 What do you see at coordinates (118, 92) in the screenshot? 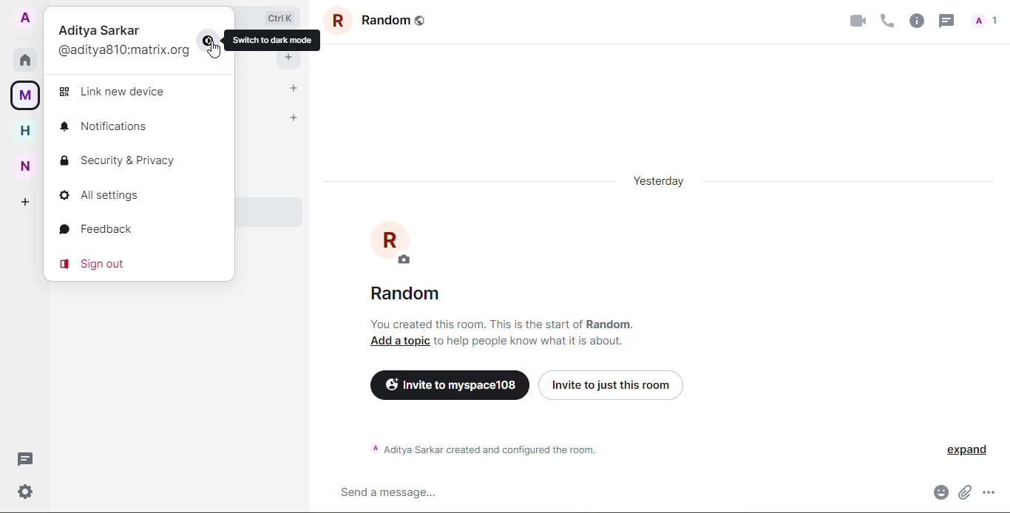
I see `link new device` at bounding box center [118, 92].